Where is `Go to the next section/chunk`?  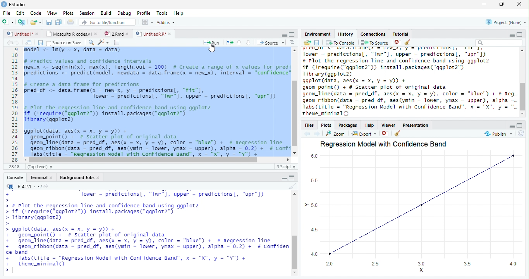
Go to the next section/chunk is located at coordinates (249, 43).